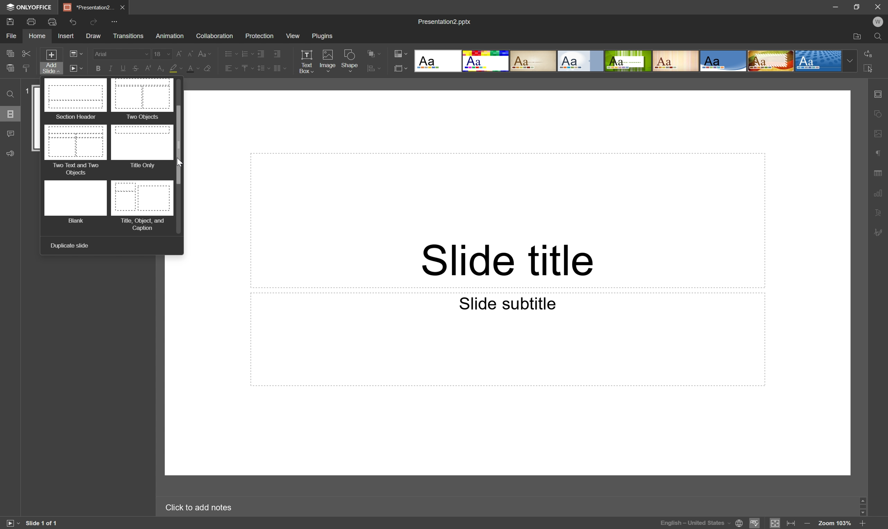  I want to click on Presentation2.pptx, so click(446, 22).